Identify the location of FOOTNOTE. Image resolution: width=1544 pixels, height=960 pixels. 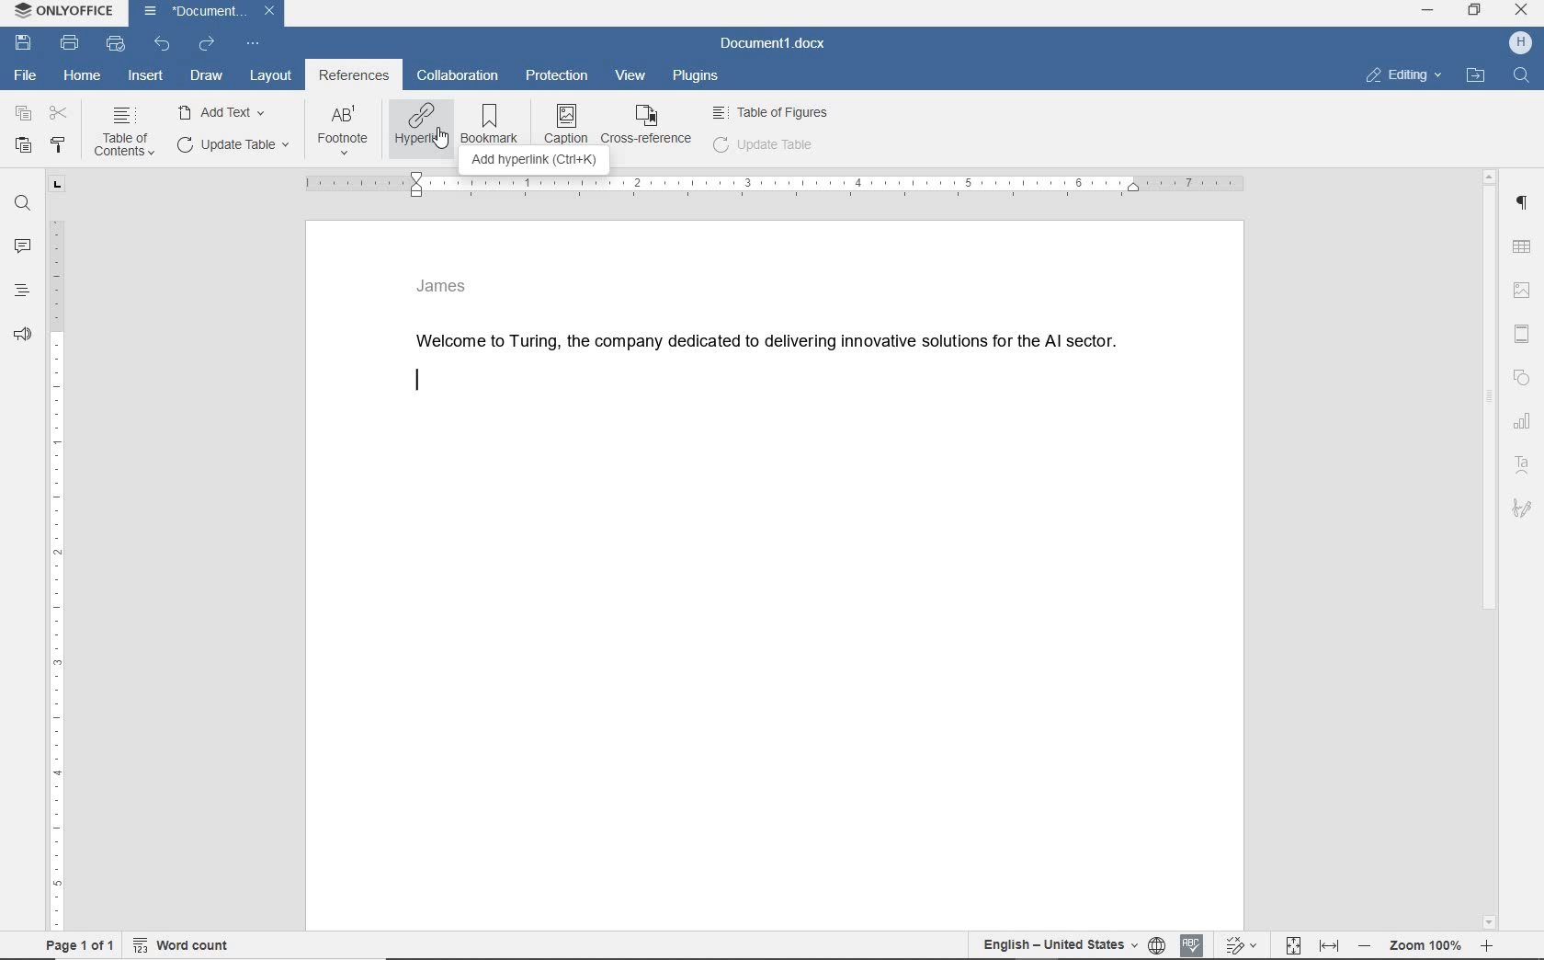
(343, 134).